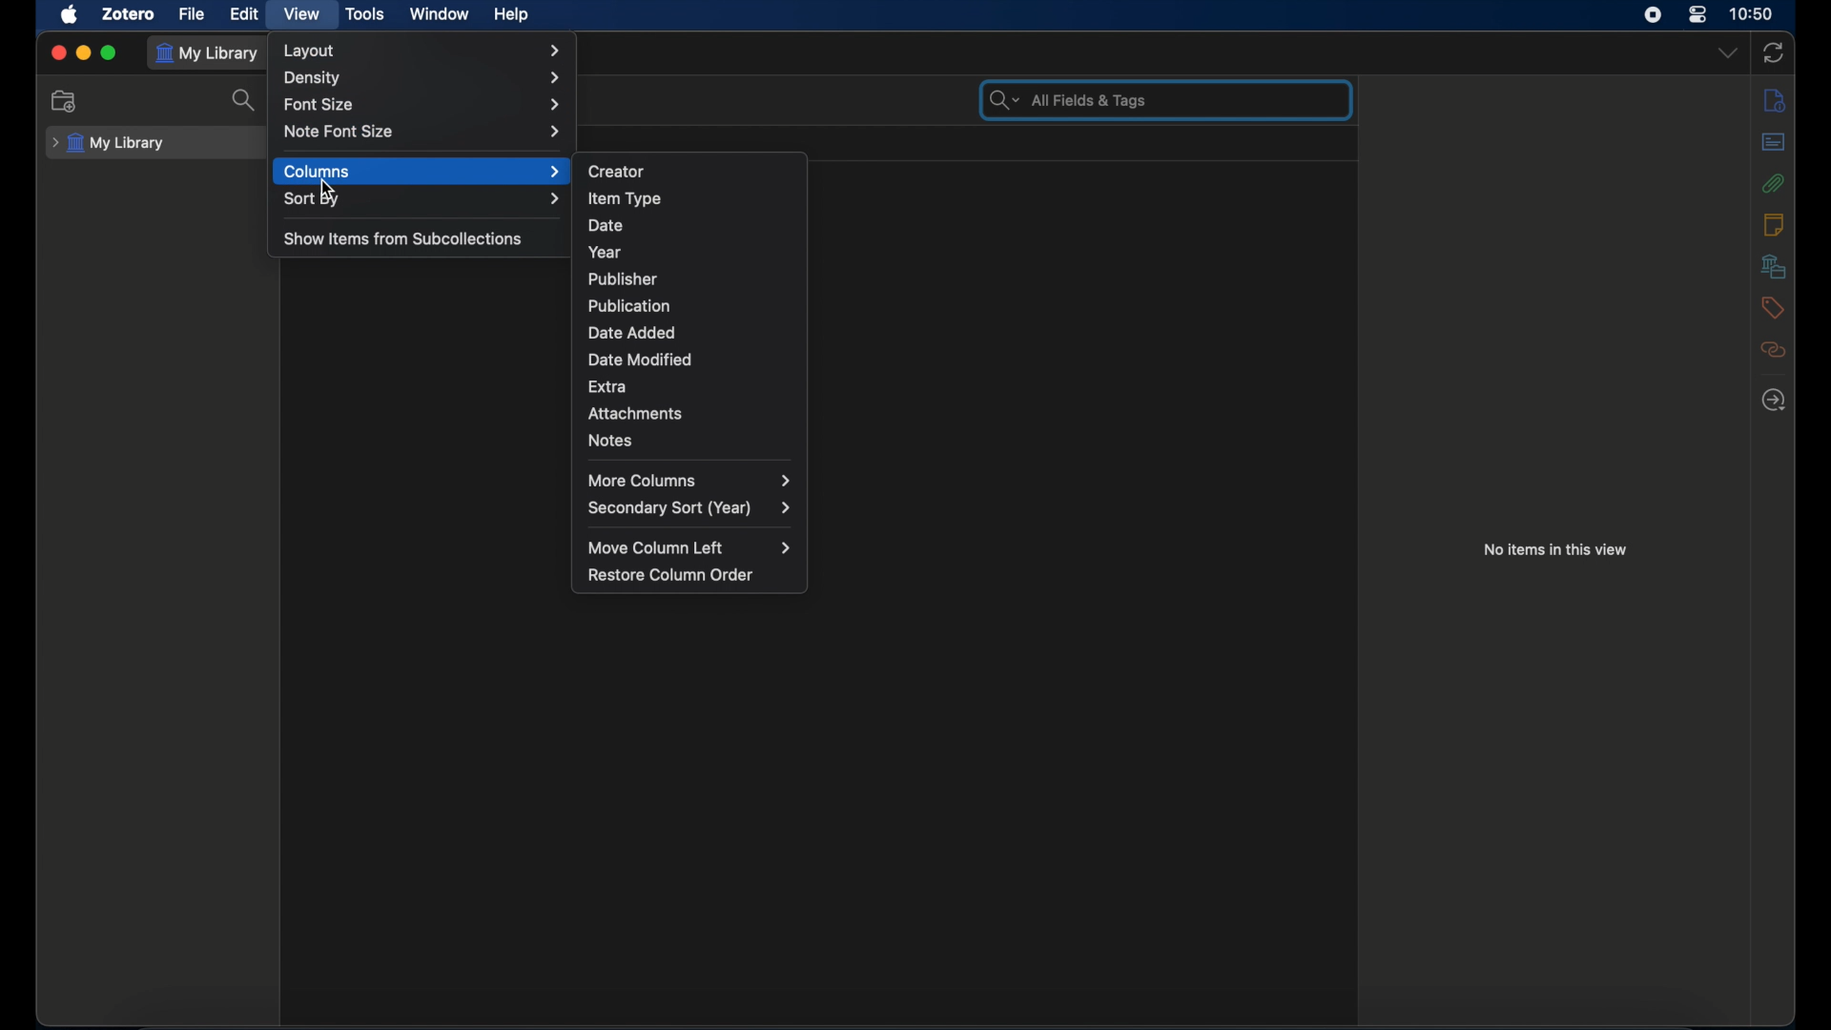  Describe the element at coordinates (65, 101) in the screenshot. I see `new collection` at that location.